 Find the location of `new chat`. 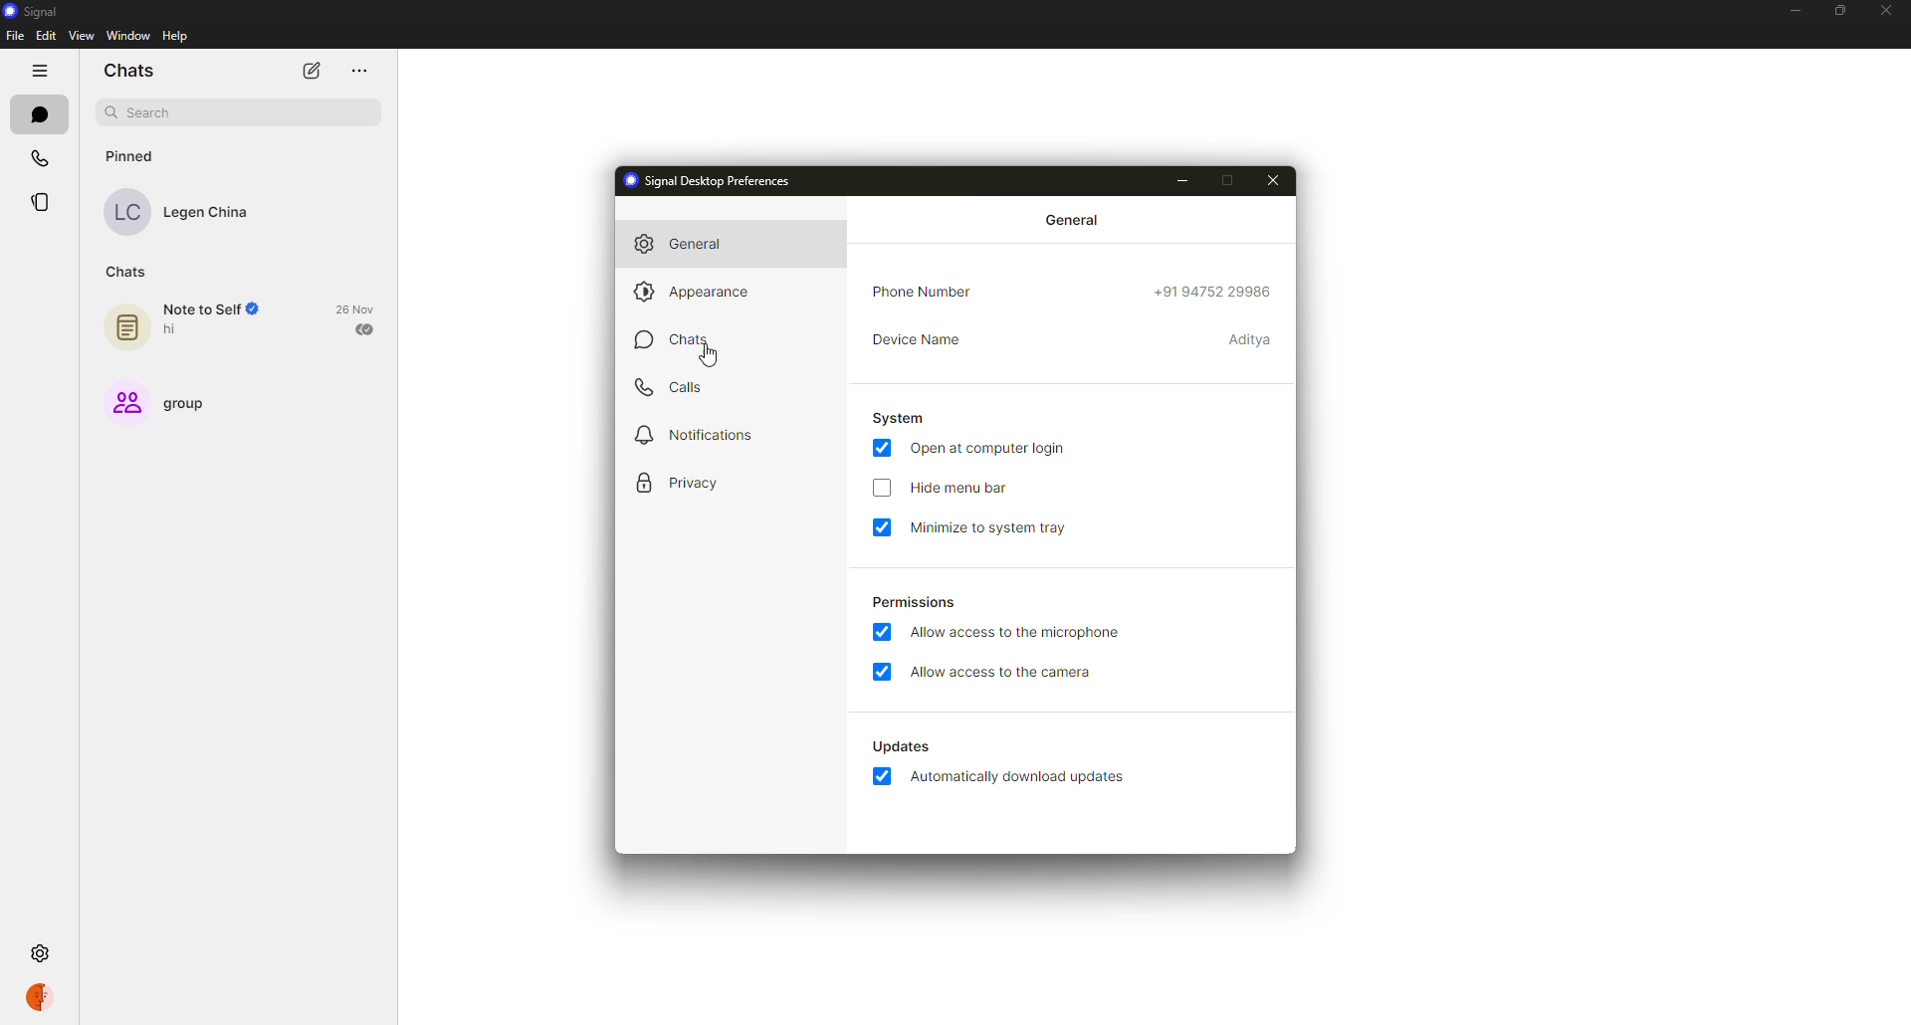

new chat is located at coordinates (312, 72).